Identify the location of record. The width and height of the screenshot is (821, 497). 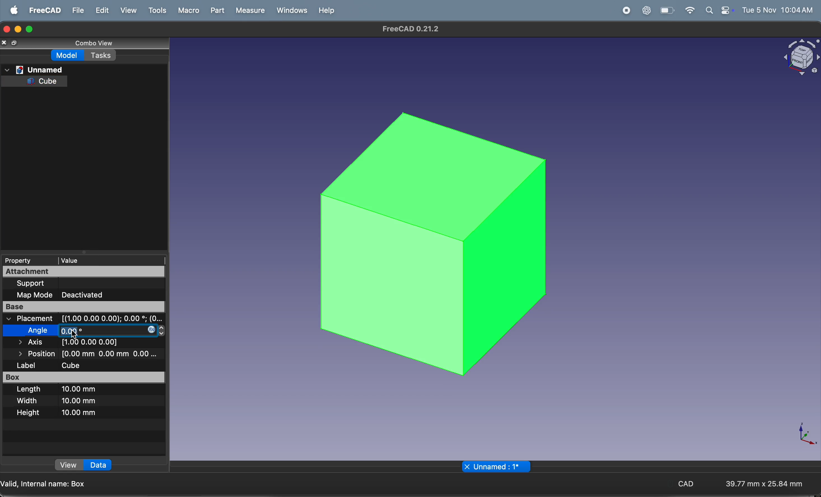
(624, 10).